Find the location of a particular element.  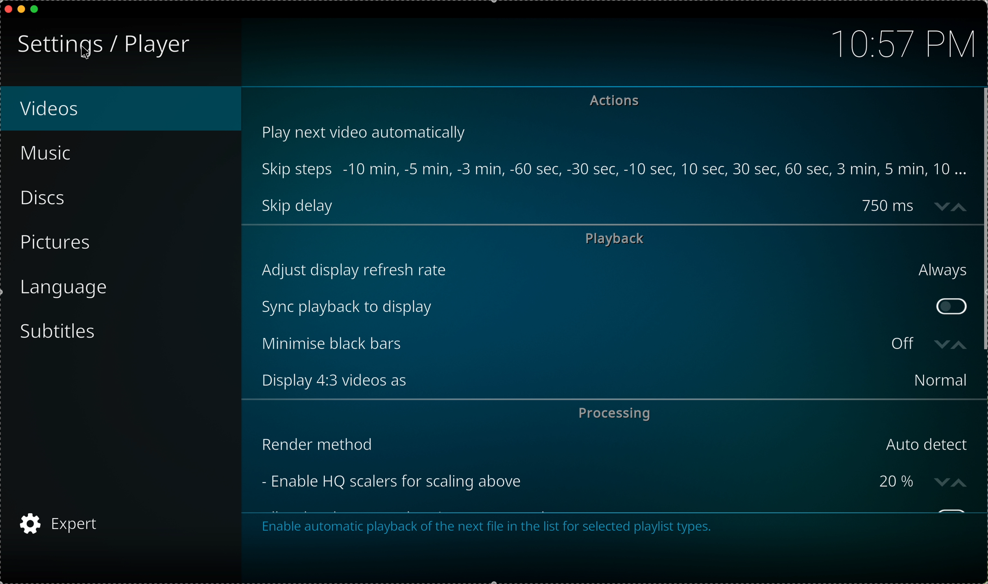

Enable automatic playback of the next file in the list for selected playlist types. is located at coordinates (488, 528).